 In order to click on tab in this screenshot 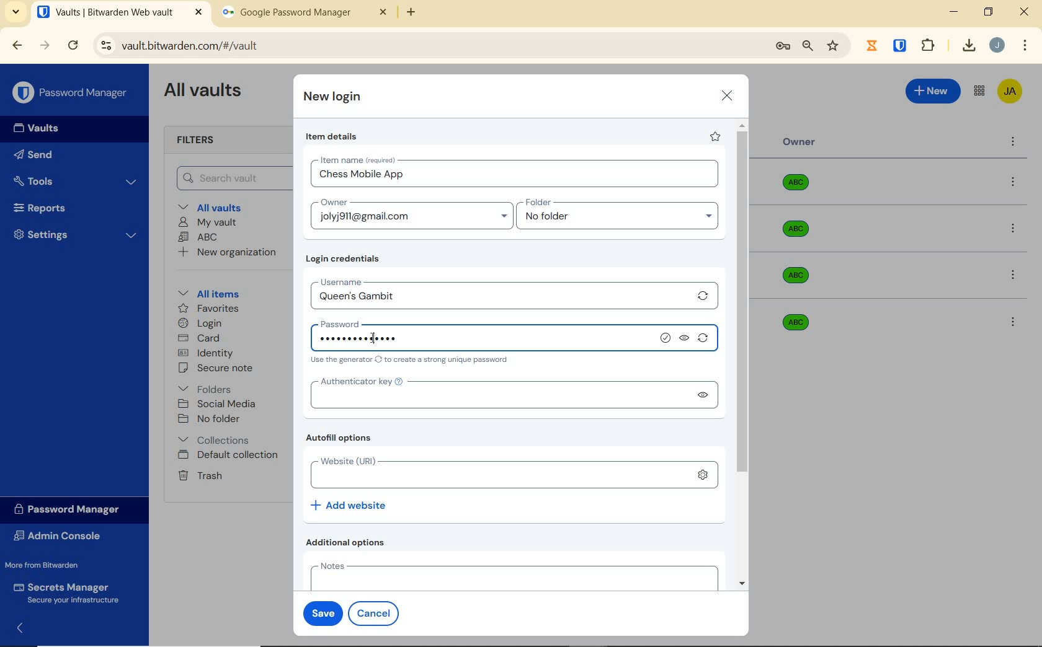, I will do `click(305, 15)`.